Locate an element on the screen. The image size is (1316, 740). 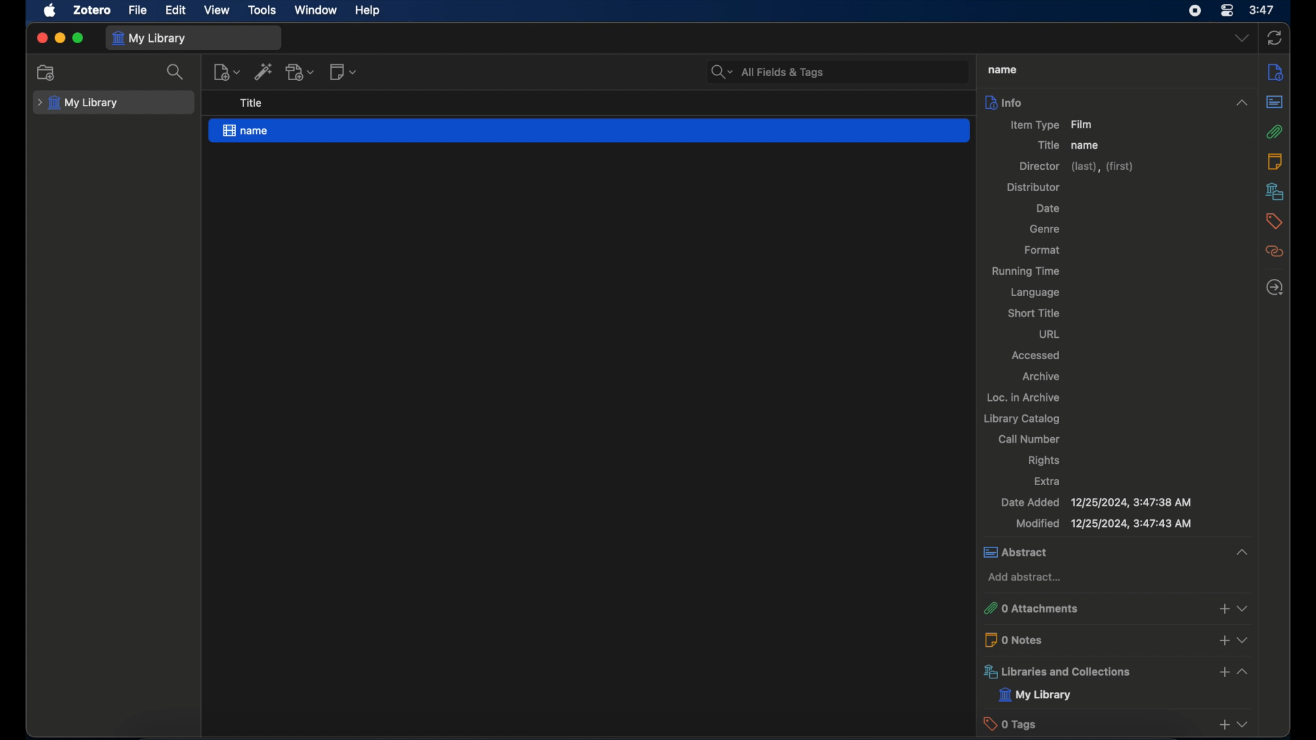
add abstract is located at coordinates (1024, 577).